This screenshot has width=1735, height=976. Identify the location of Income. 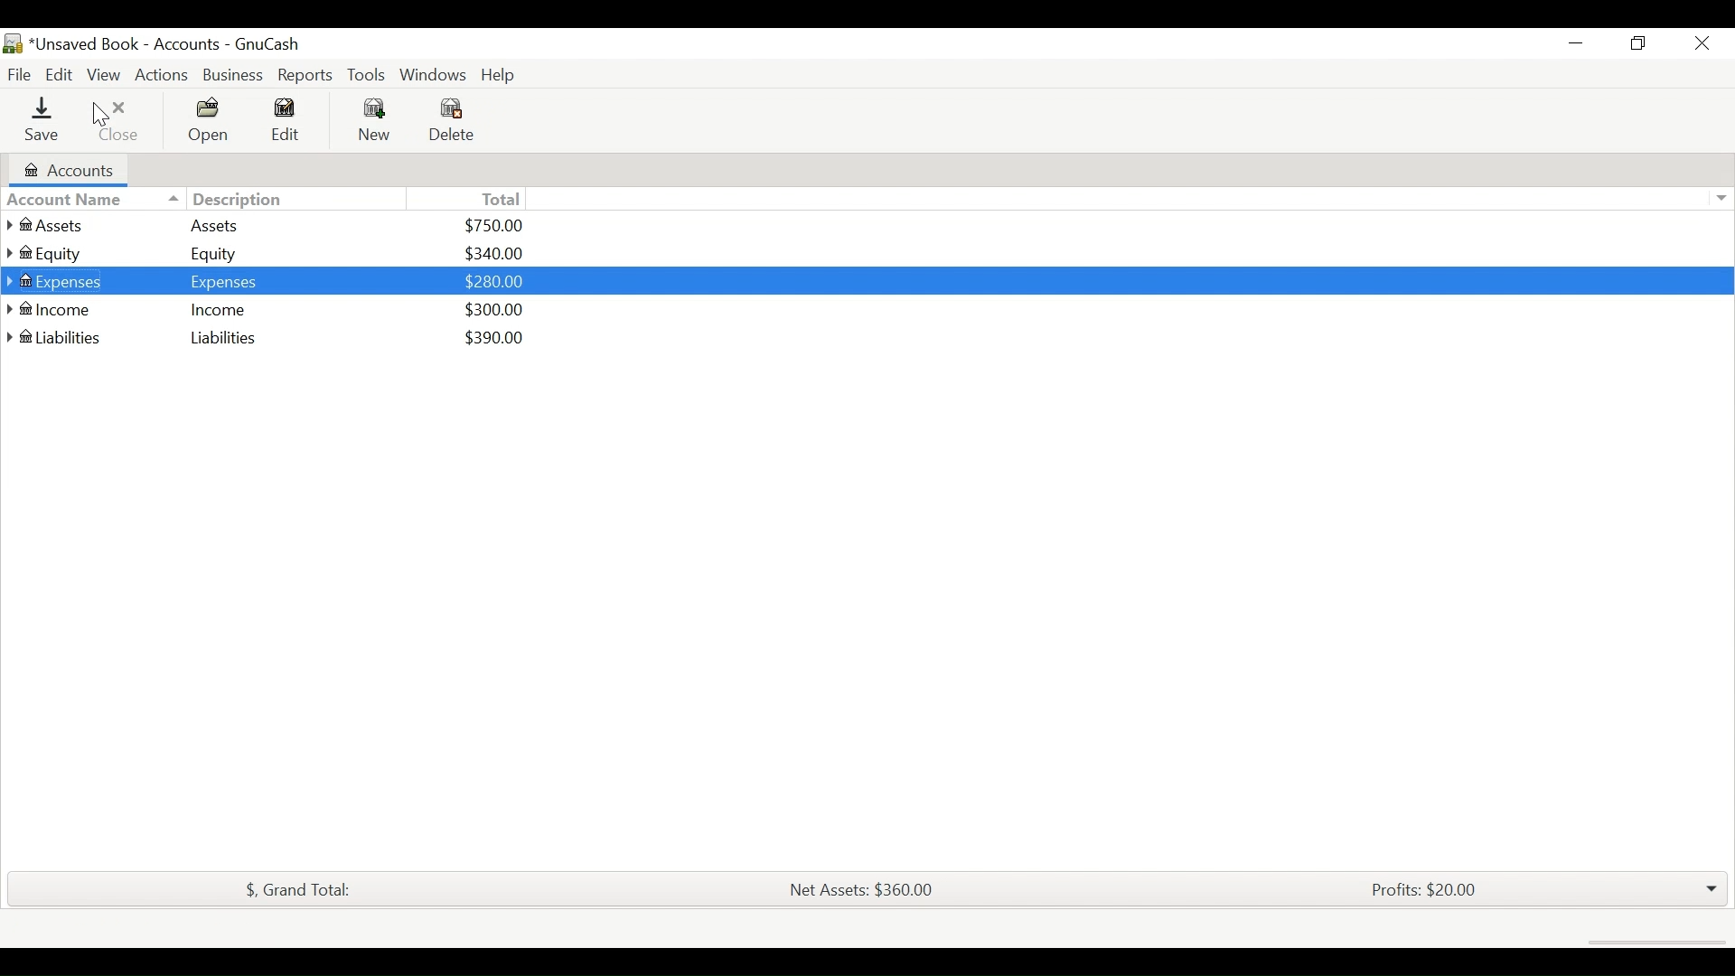
(65, 310).